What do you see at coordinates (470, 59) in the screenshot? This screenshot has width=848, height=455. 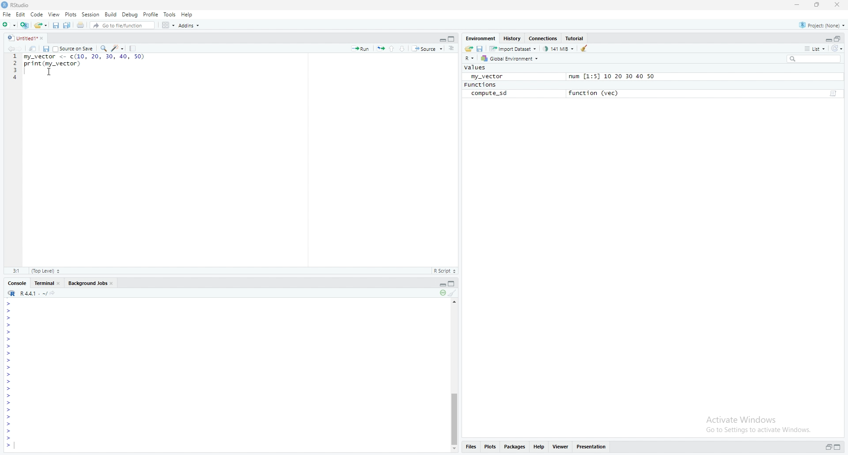 I see `R` at bounding box center [470, 59].